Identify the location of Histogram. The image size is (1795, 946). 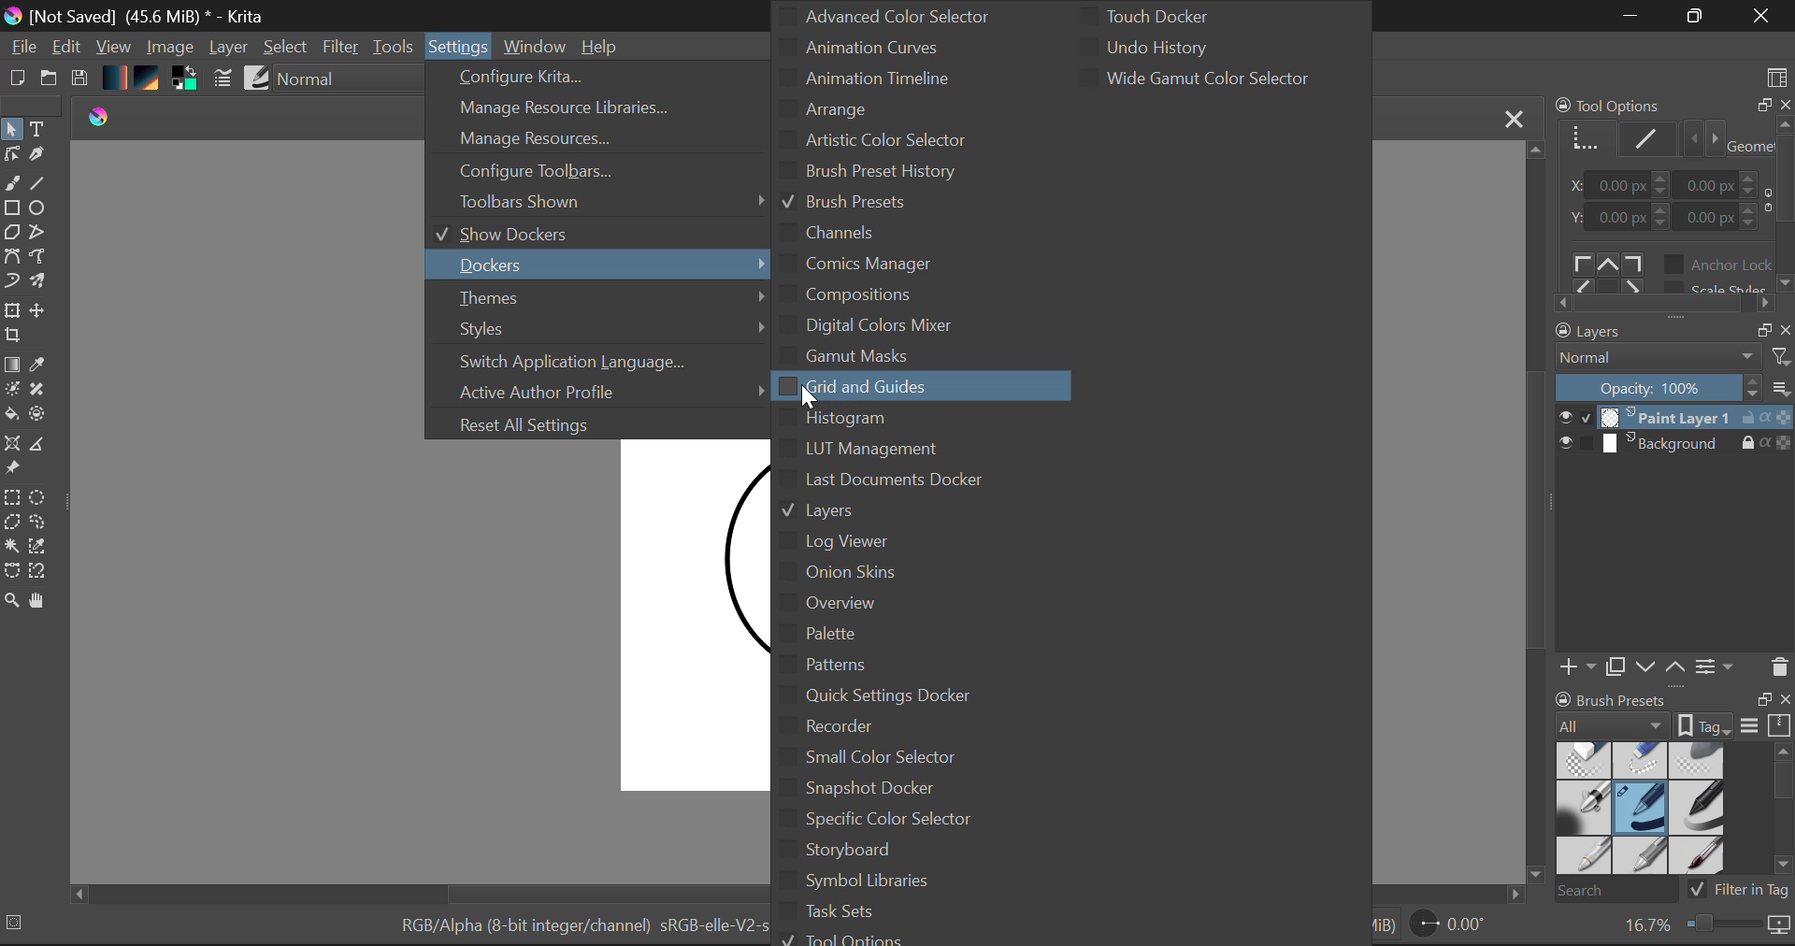
(884, 419).